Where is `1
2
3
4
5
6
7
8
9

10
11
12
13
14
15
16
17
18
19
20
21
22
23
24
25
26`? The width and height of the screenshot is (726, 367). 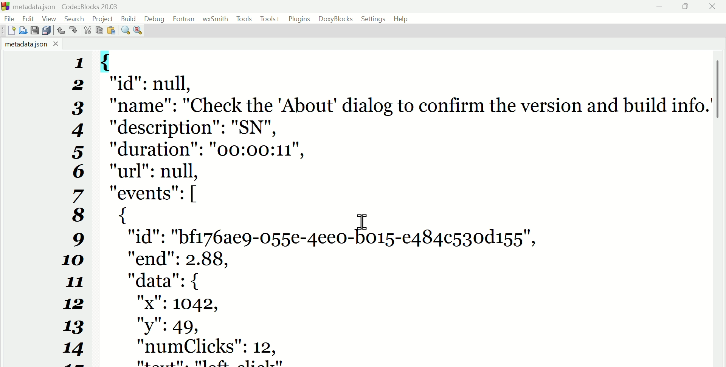
1
2
3
4
5
6
7
8
9

10
11
12
13
14
15
16
17
18
19
20
21
22
23
24
25
26 is located at coordinates (76, 209).